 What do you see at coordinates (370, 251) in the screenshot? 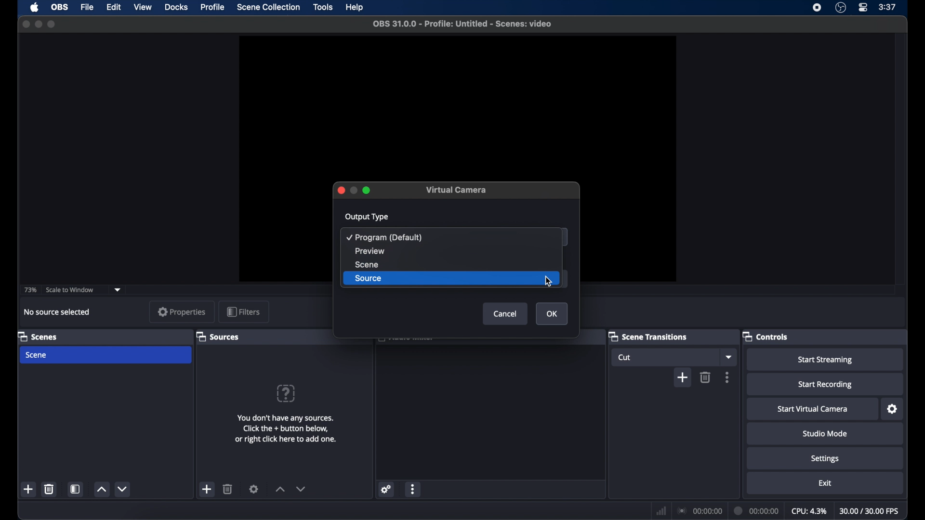
I see `preview` at bounding box center [370, 251].